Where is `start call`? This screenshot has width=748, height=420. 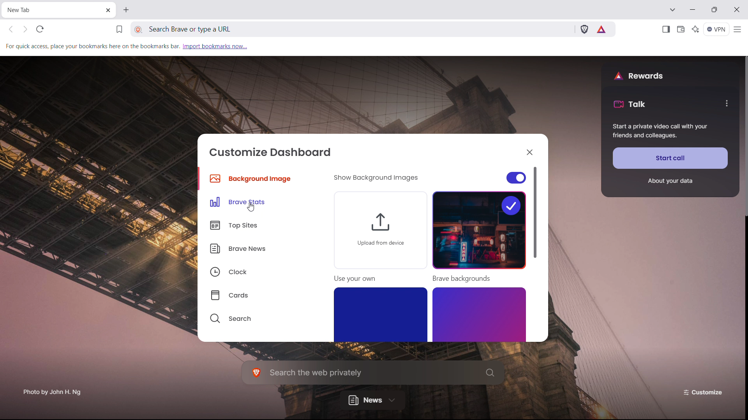 start call is located at coordinates (670, 158).